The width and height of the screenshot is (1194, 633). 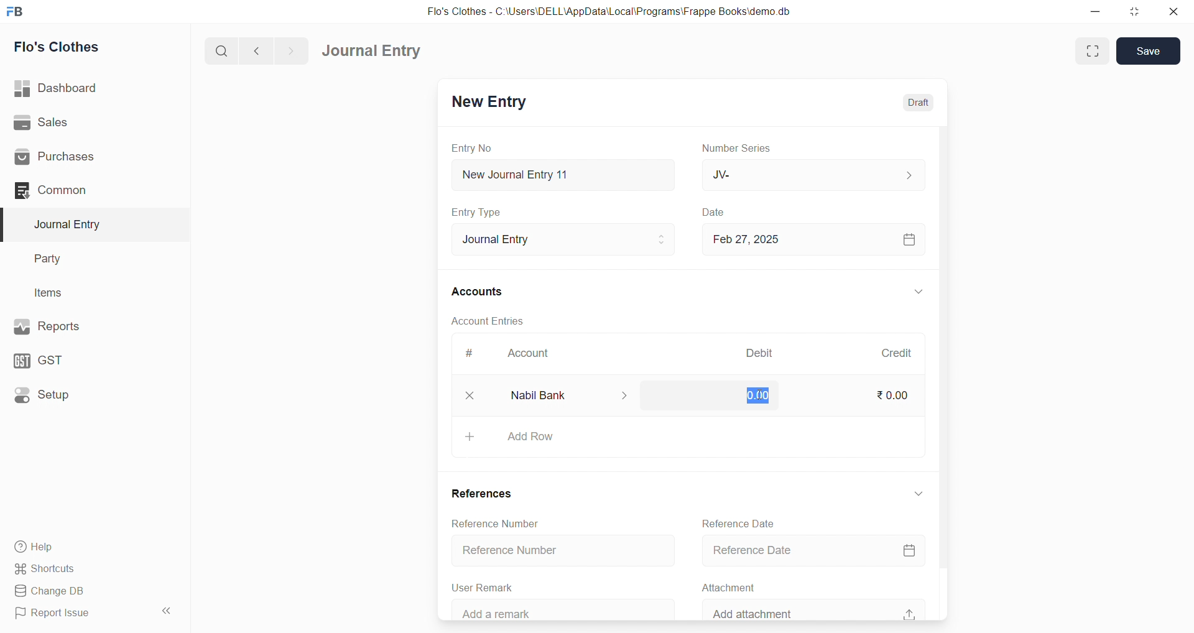 What do you see at coordinates (812, 239) in the screenshot?
I see `Feb 27, 2025` at bounding box center [812, 239].